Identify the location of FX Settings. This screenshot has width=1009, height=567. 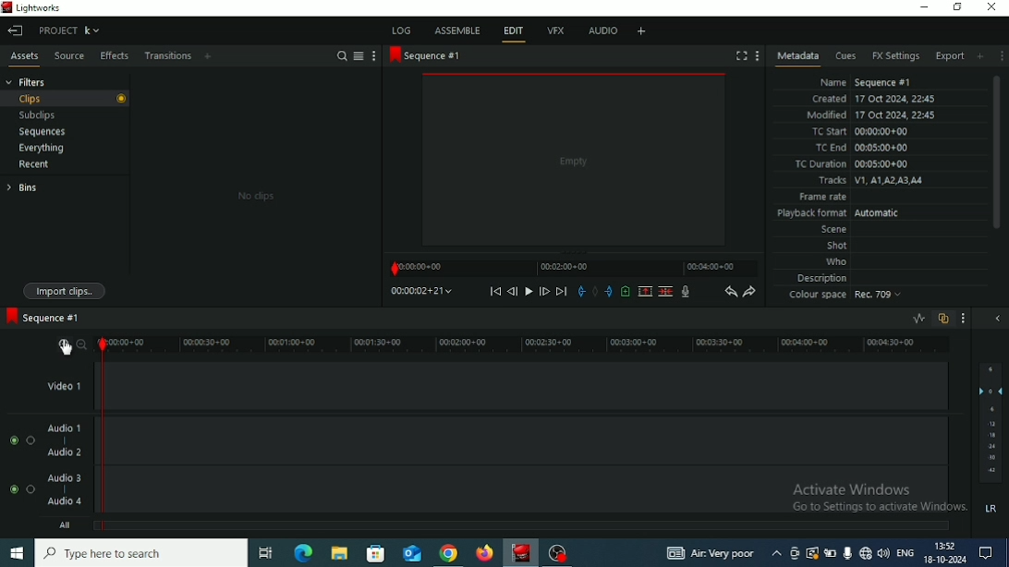
(895, 56).